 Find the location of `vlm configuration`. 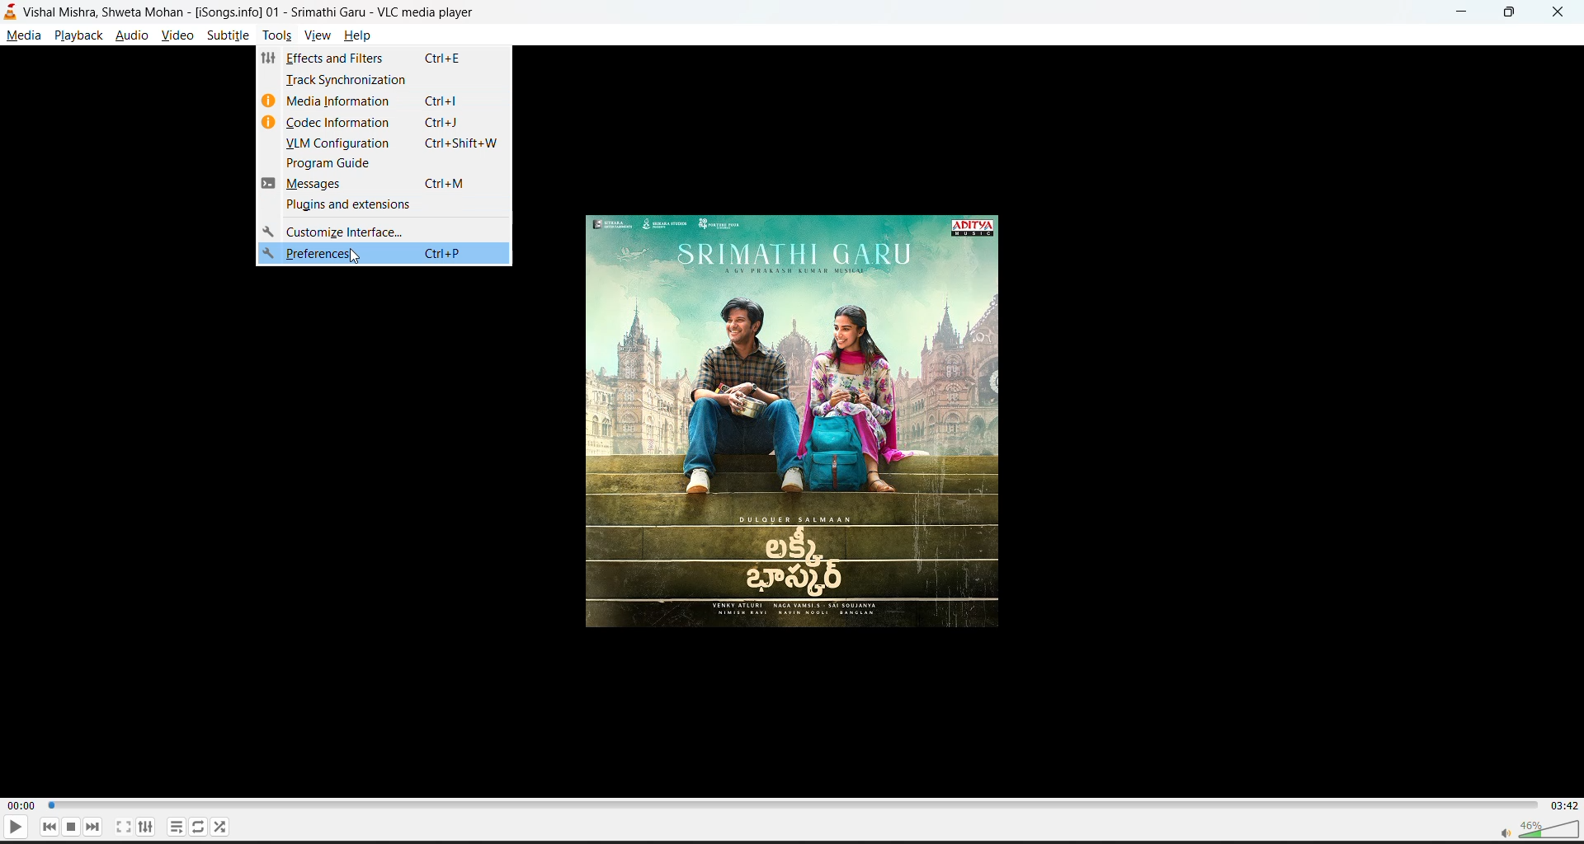

vlm configuration is located at coordinates (385, 143).